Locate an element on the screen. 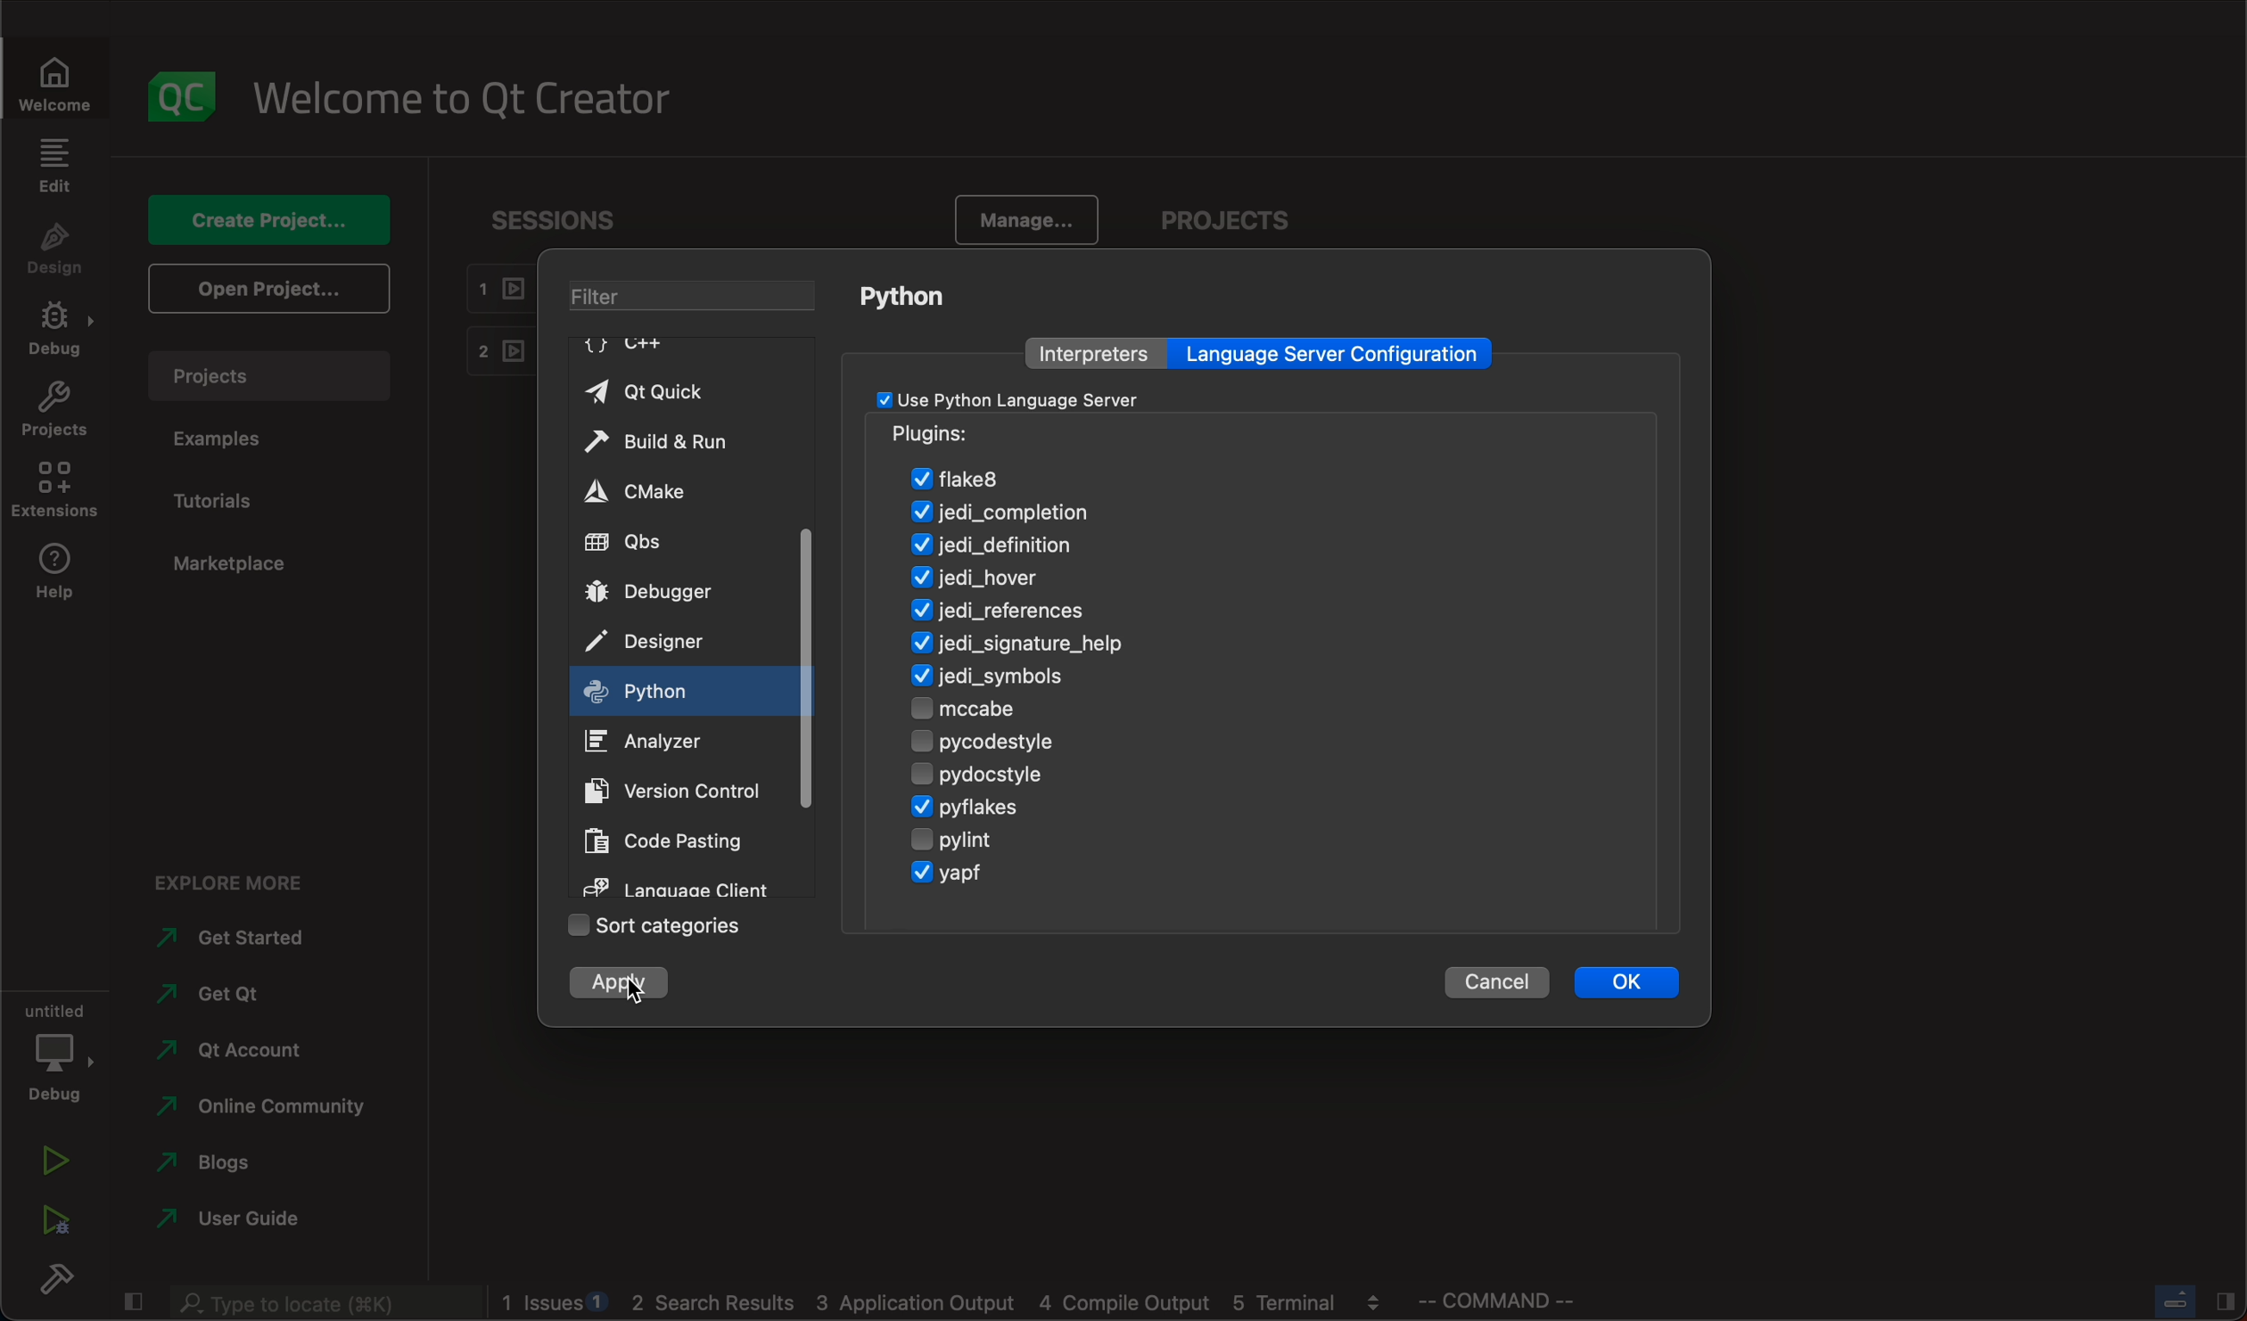 This screenshot has width=2247, height=1321. account is located at coordinates (237, 1052).